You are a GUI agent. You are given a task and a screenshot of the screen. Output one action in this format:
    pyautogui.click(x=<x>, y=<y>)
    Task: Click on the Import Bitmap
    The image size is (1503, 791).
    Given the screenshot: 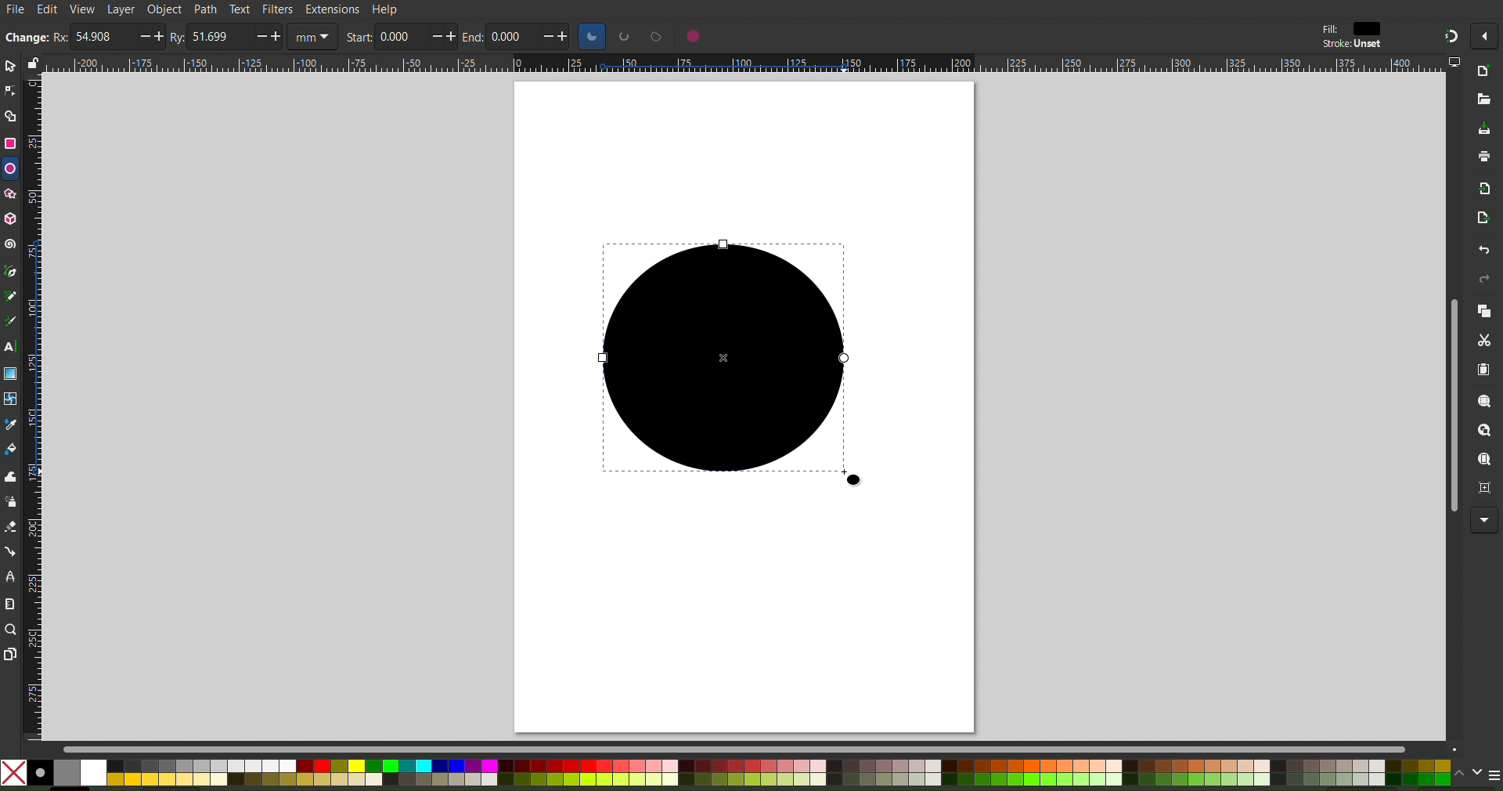 What is the action you would take?
    pyautogui.click(x=1483, y=189)
    